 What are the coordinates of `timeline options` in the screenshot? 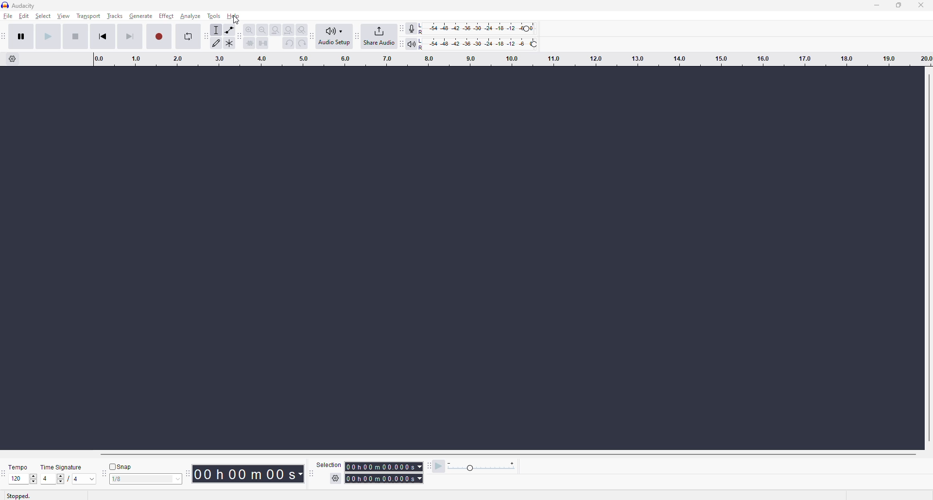 It's located at (15, 59).